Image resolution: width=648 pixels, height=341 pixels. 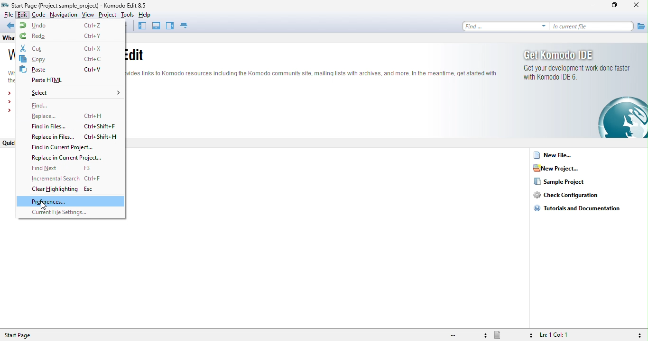 What do you see at coordinates (75, 93) in the screenshot?
I see `select` at bounding box center [75, 93].